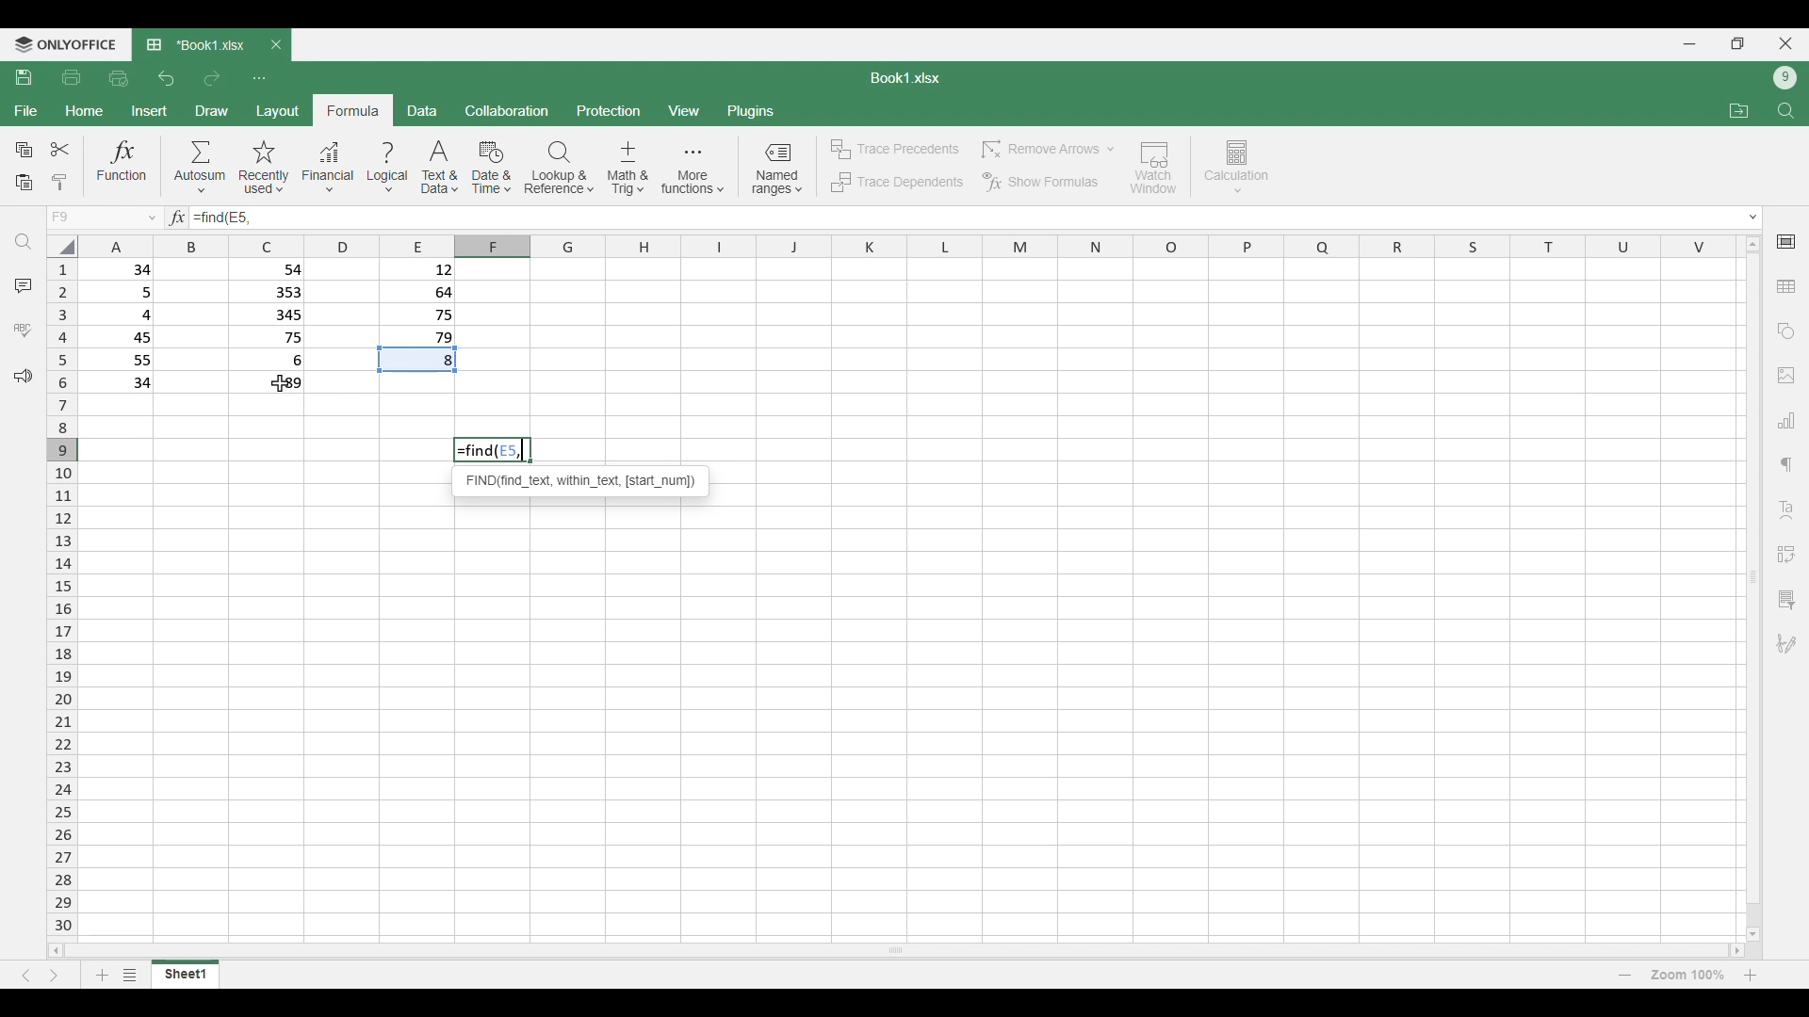 Image resolution: width=1809 pixels, height=1017 pixels. I want to click on Current sheet, so click(186, 974).